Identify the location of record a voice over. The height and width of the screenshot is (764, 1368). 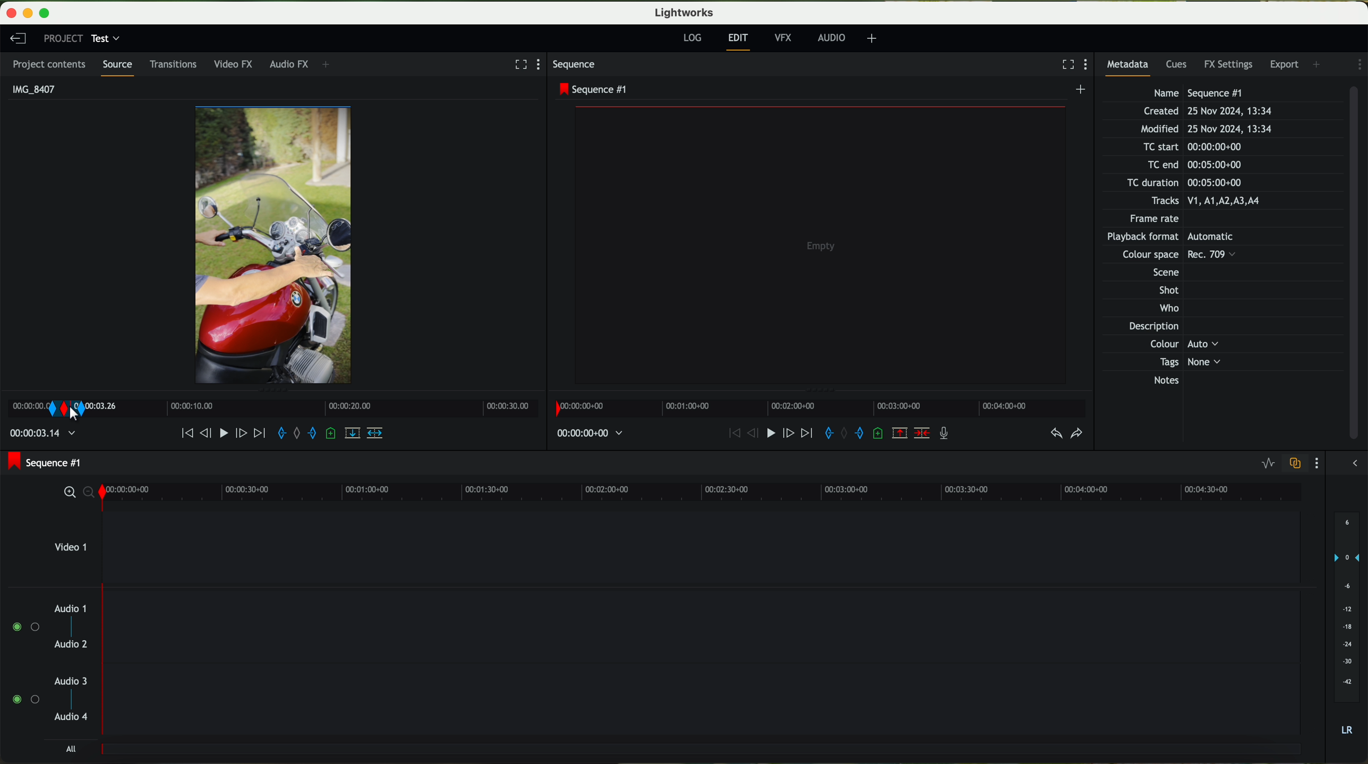
(945, 432).